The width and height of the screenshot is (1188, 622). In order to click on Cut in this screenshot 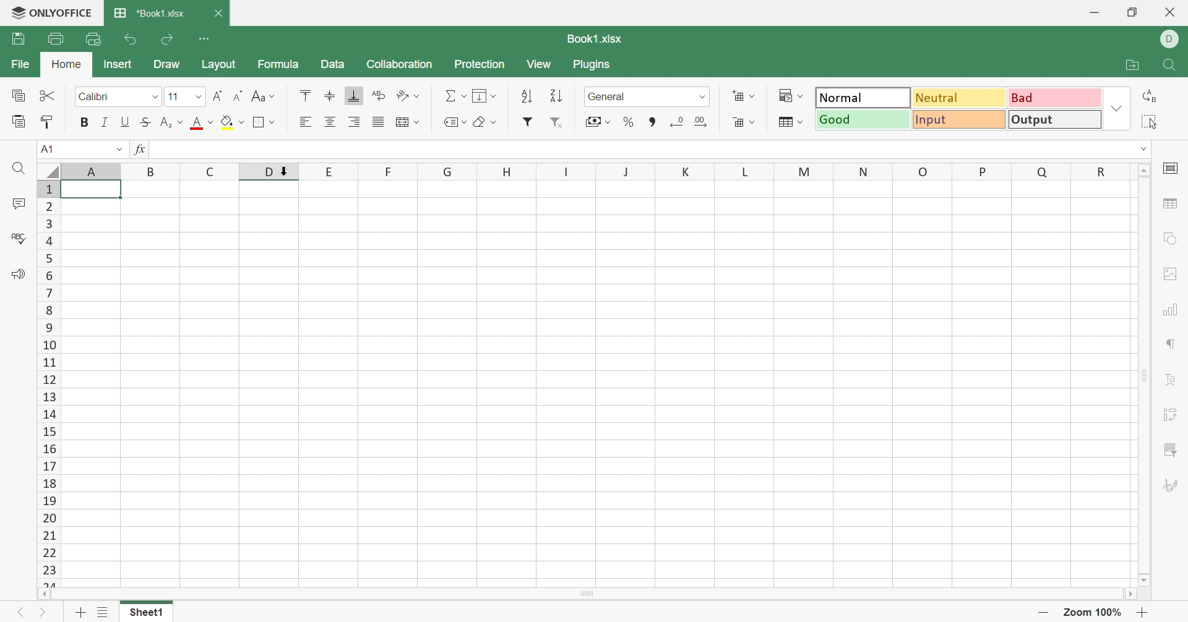, I will do `click(48, 97)`.